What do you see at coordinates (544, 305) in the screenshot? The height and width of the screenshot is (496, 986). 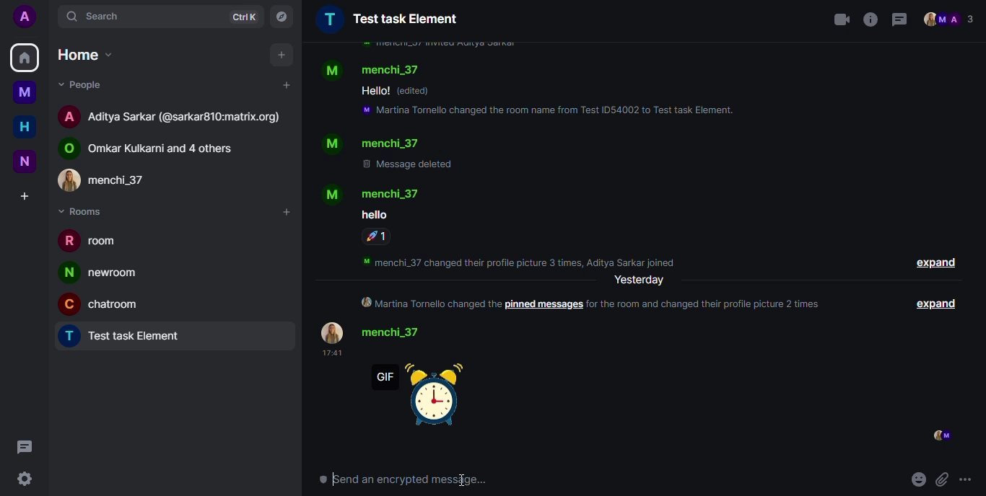 I see `pinned message` at bounding box center [544, 305].